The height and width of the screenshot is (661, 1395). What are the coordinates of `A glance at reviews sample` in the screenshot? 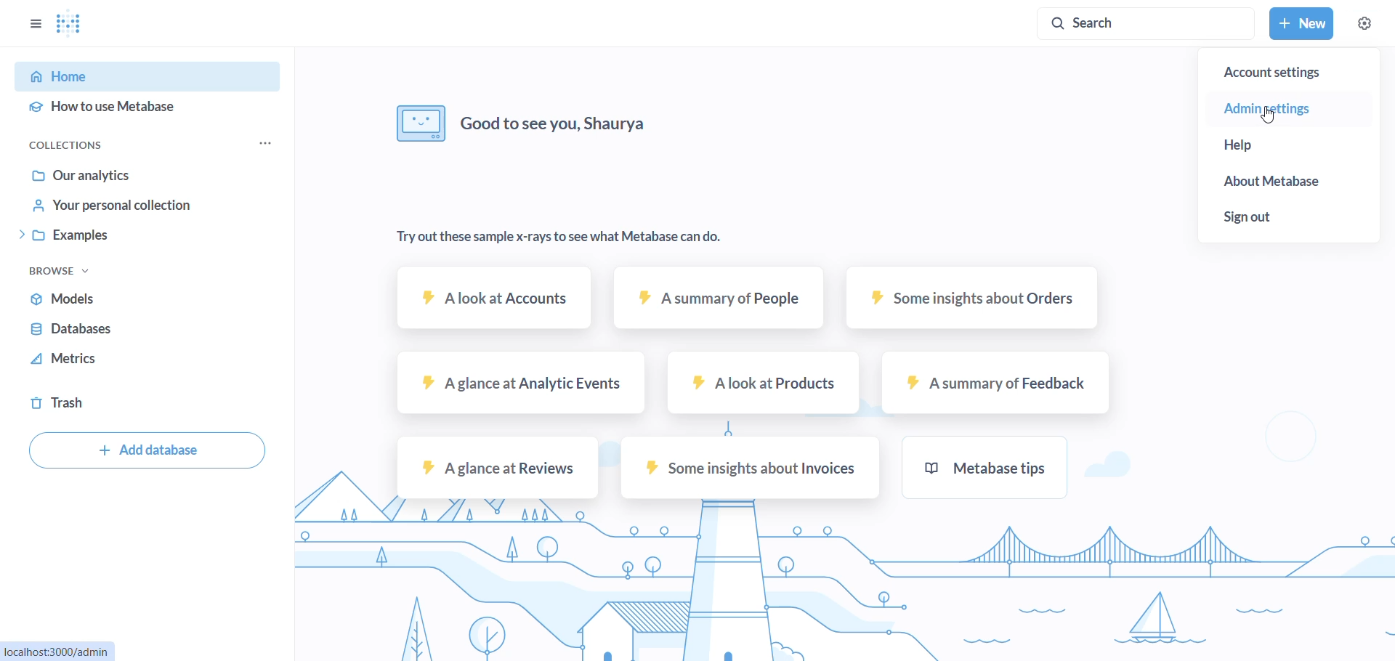 It's located at (496, 467).